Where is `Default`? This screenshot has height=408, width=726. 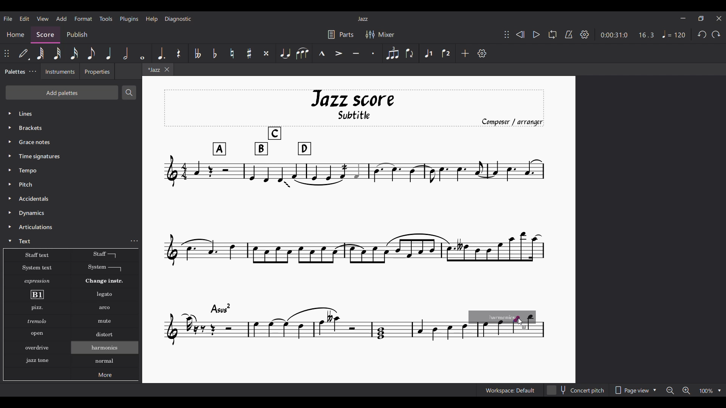 Default is located at coordinates (25, 55).